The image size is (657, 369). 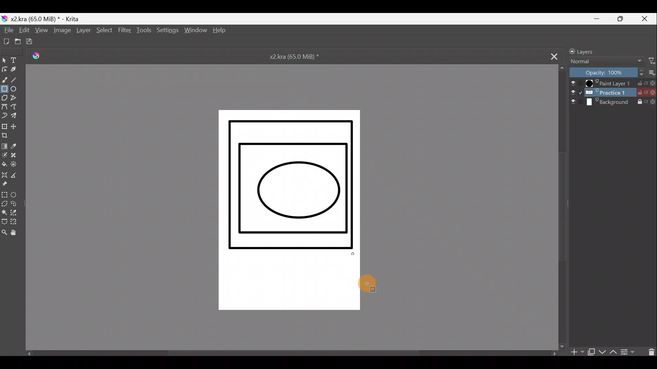 I want to click on Select shapes tool, so click(x=4, y=60).